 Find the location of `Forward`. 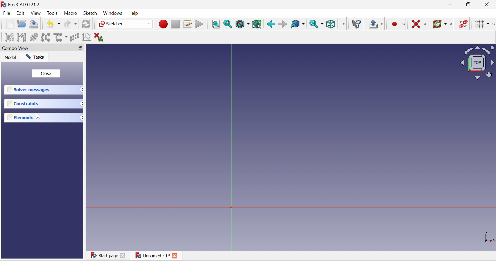

Forward is located at coordinates (282, 24).